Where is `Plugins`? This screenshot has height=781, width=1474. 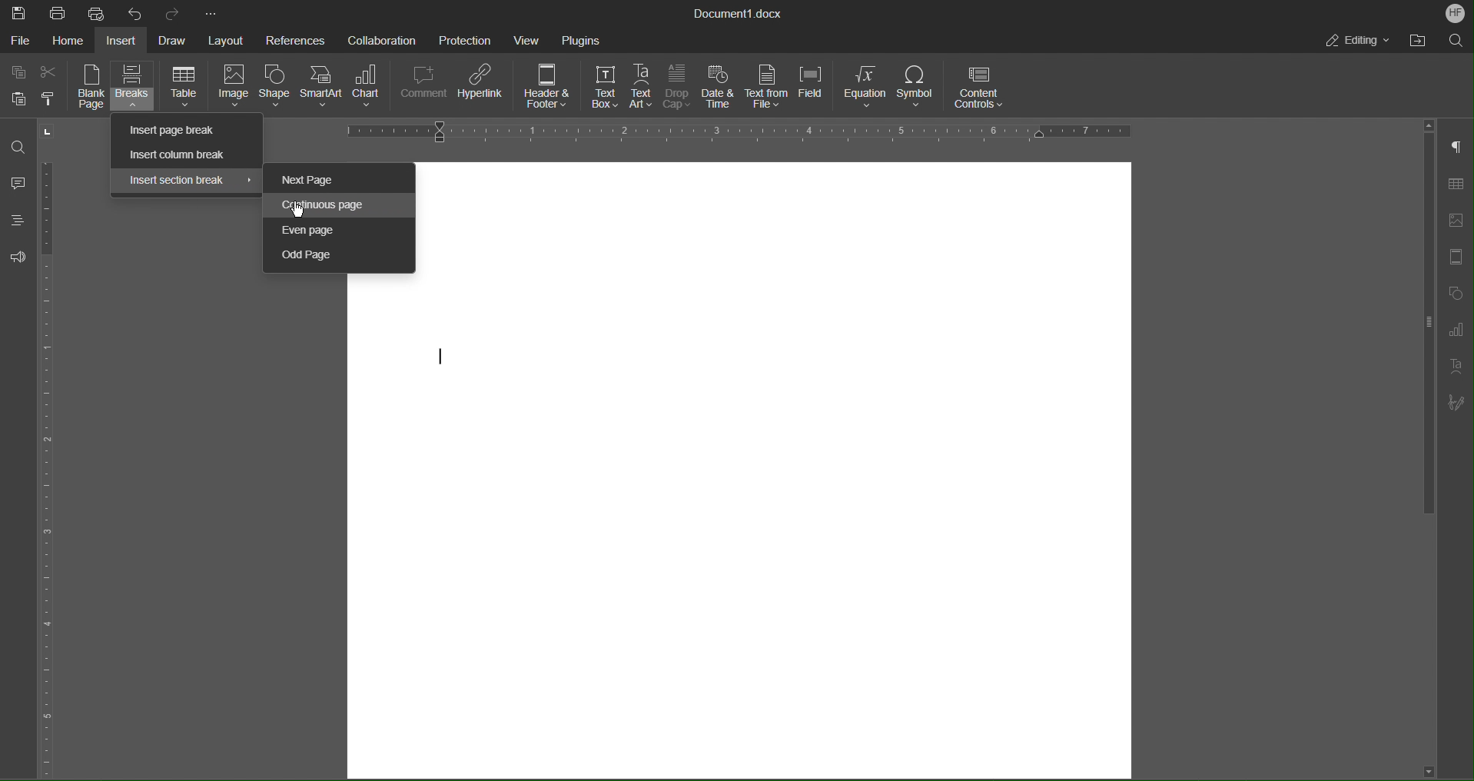
Plugins is located at coordinates (584, 38).